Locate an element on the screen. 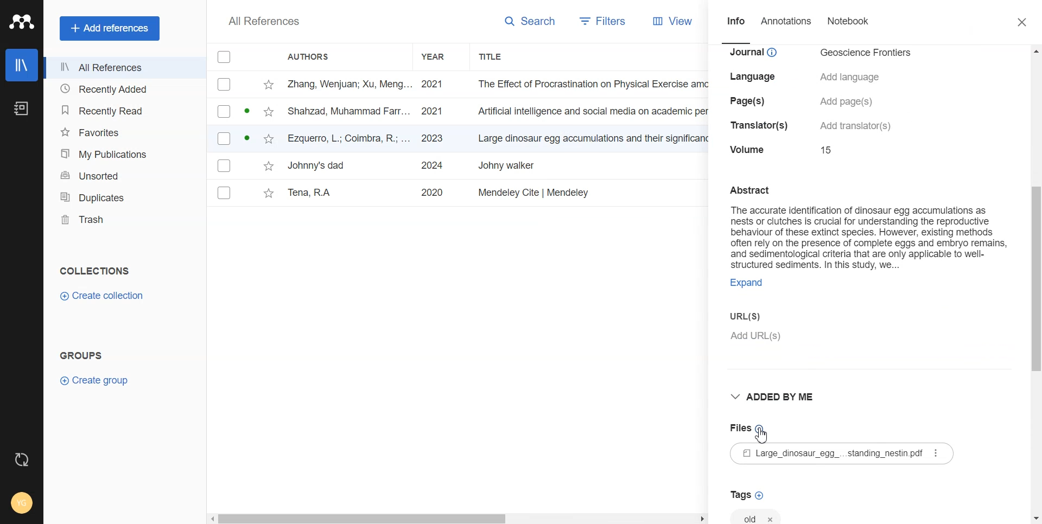 The height and width of the screenshot is (524, 1042). Added by me is located at coordinates (776, 398).